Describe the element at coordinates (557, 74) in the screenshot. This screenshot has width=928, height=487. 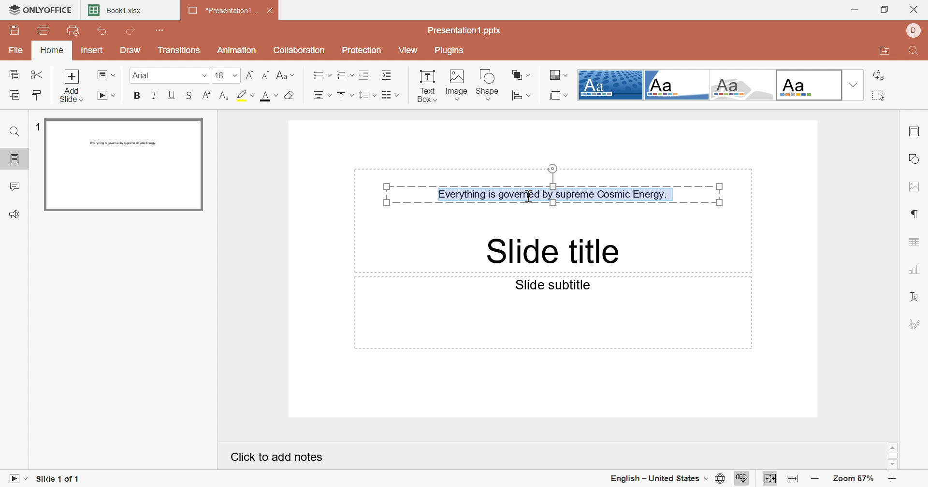
I see `Change color theme` at that location.